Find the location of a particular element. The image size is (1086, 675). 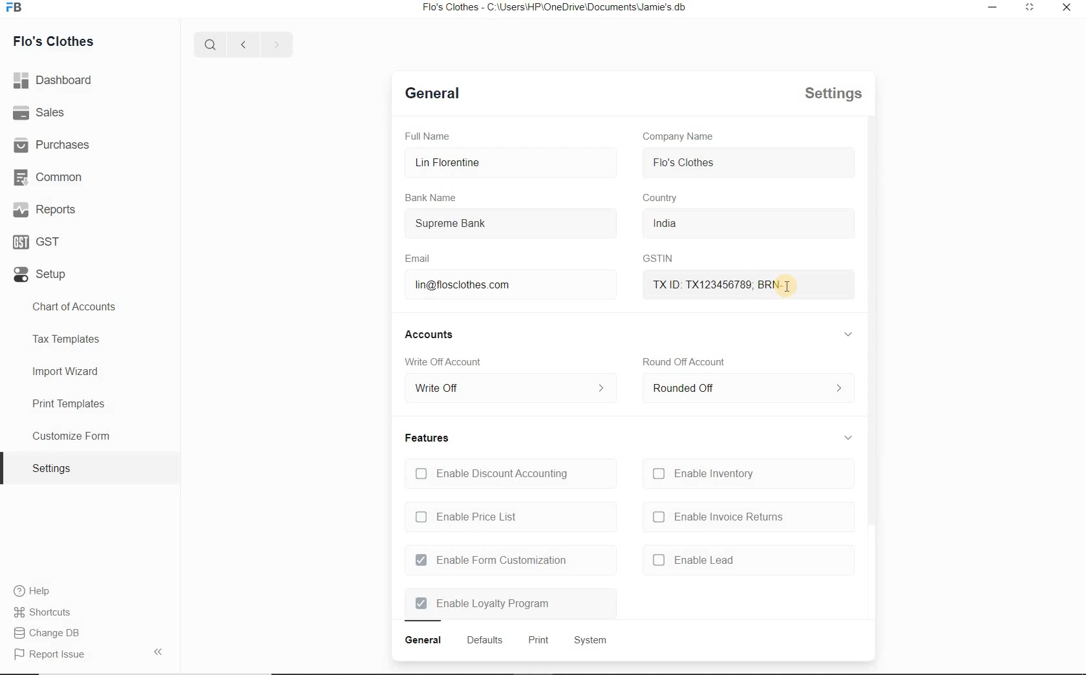

Help is located at coordinates (36, 591).